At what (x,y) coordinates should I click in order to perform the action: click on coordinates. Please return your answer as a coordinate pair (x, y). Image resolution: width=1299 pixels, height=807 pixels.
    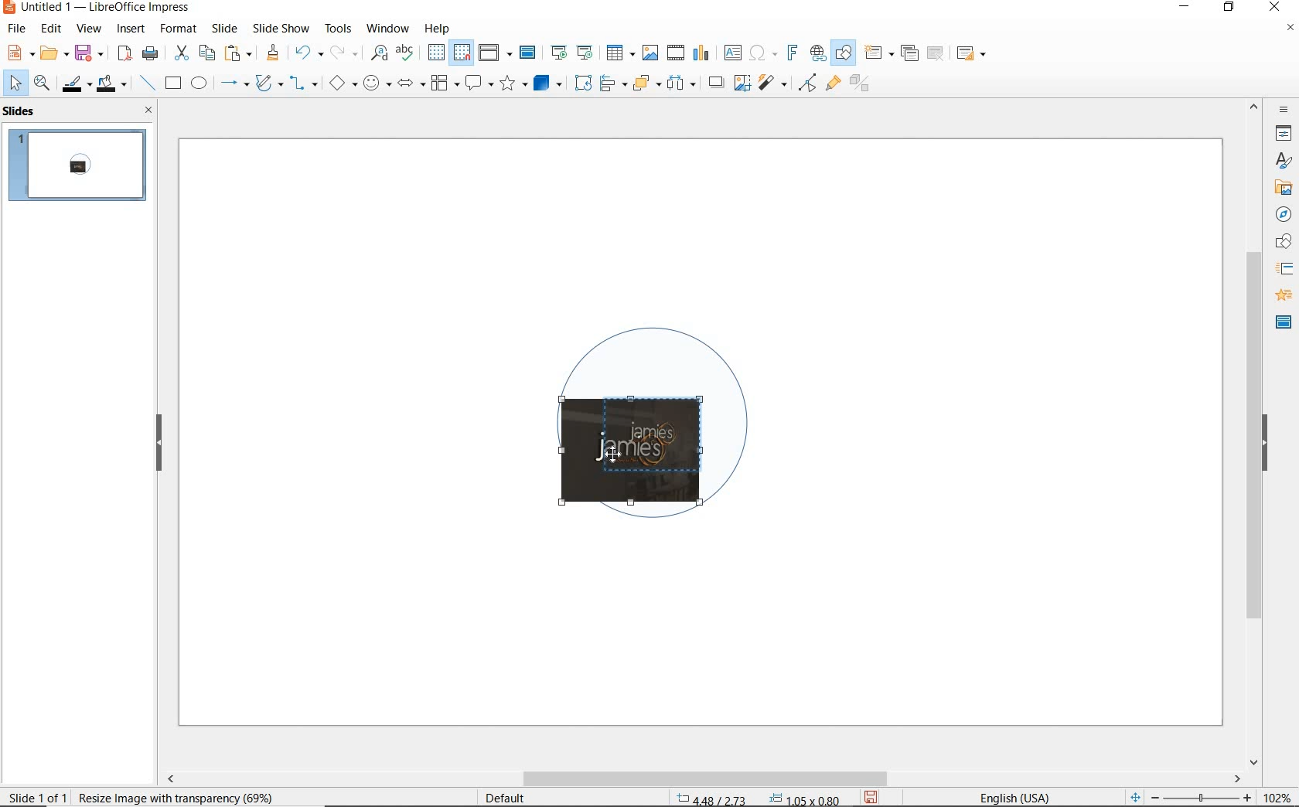
    Looking at the image, I should click on (756, 799).